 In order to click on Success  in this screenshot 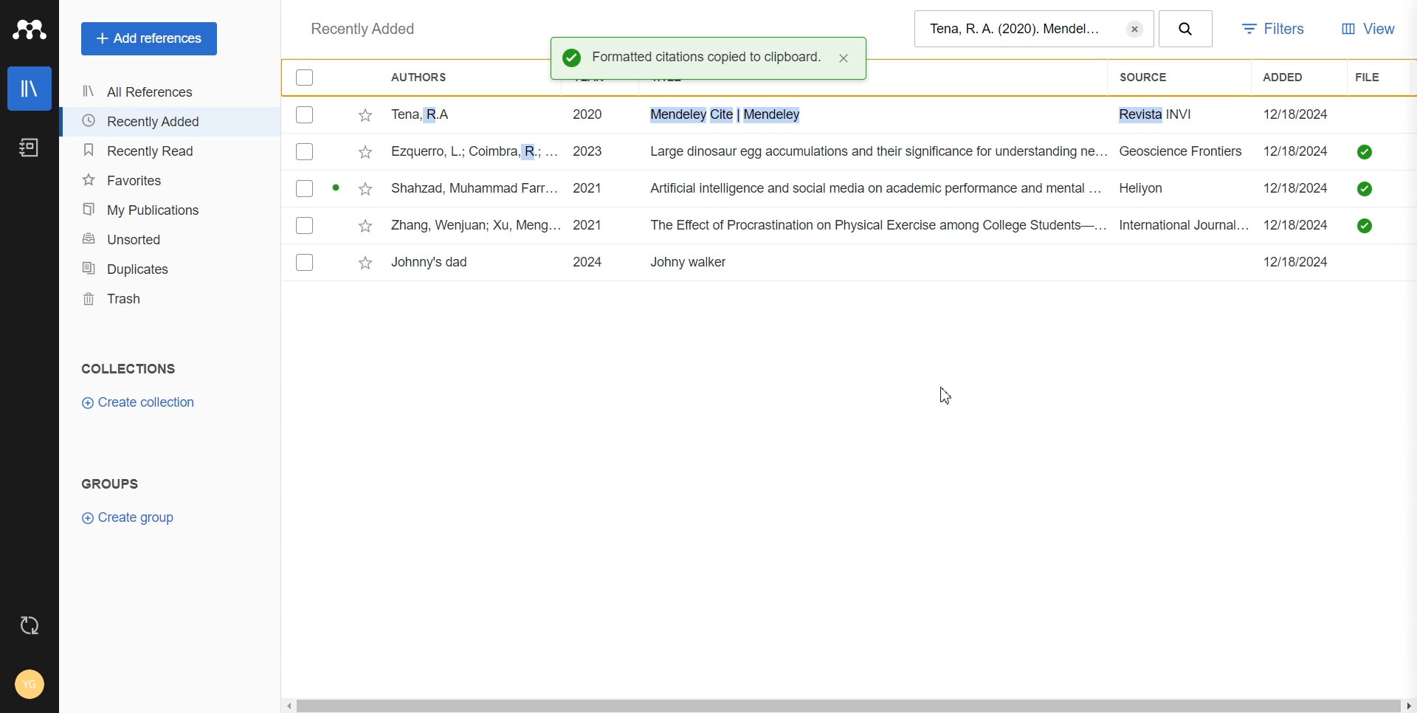, I will do `click(571, 57)`.